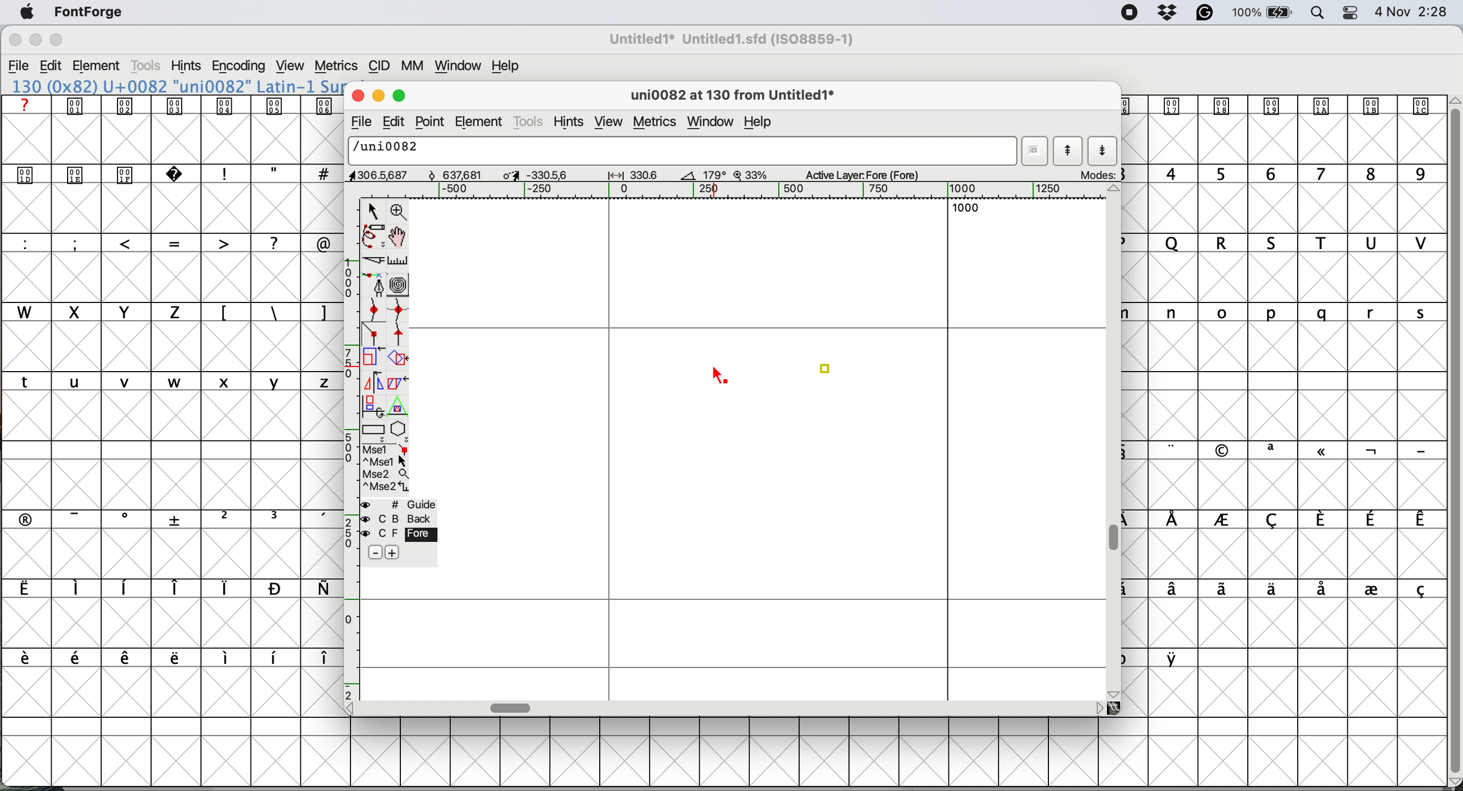  I want to click on hints, so click(186, 65).